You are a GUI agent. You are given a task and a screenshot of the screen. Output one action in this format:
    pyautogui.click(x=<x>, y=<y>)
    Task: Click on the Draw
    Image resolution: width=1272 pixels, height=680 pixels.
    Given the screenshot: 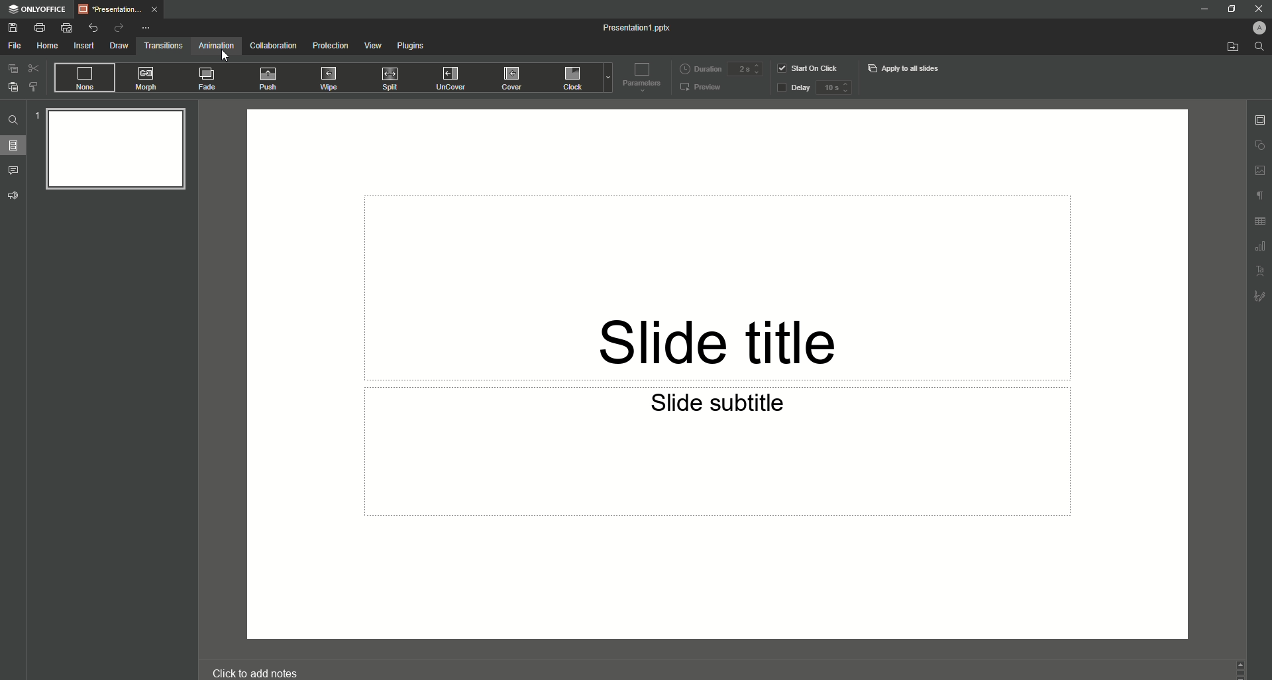 What is the action you would take?
    pyautogui.click(x=117, y=46)
    